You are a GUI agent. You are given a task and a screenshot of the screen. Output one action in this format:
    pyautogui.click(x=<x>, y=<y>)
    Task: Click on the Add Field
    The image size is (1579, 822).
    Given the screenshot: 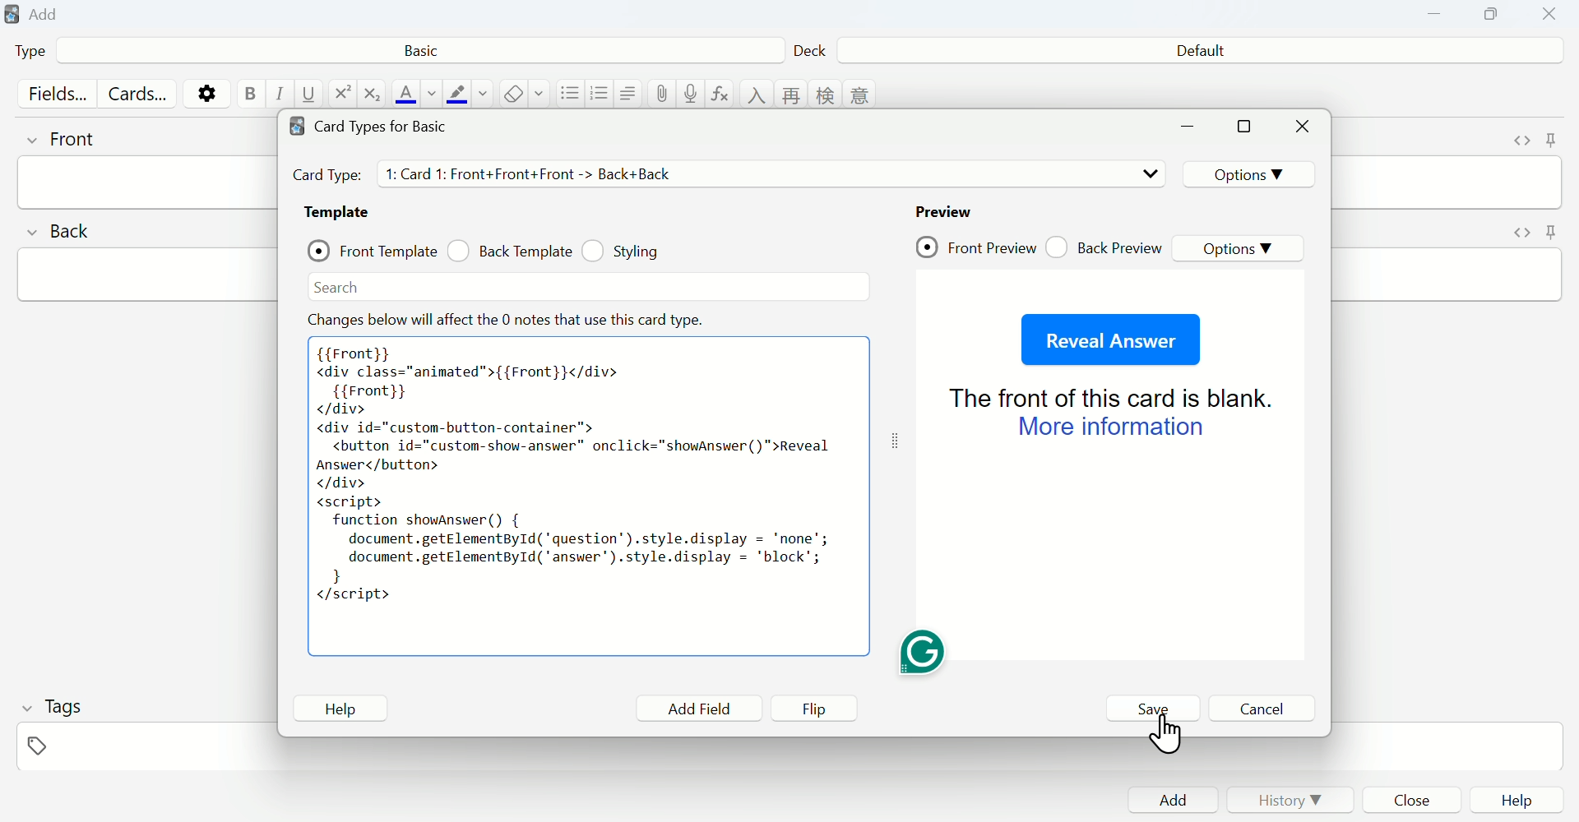 What is the action you would take?
    pyautogui.click(x=702, y=709)
    